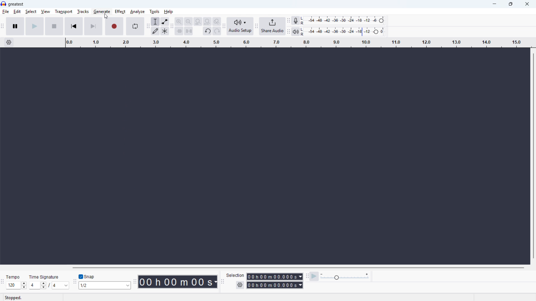 The image size is (536, 301). I want to click on skip to end, so click(94, 26).